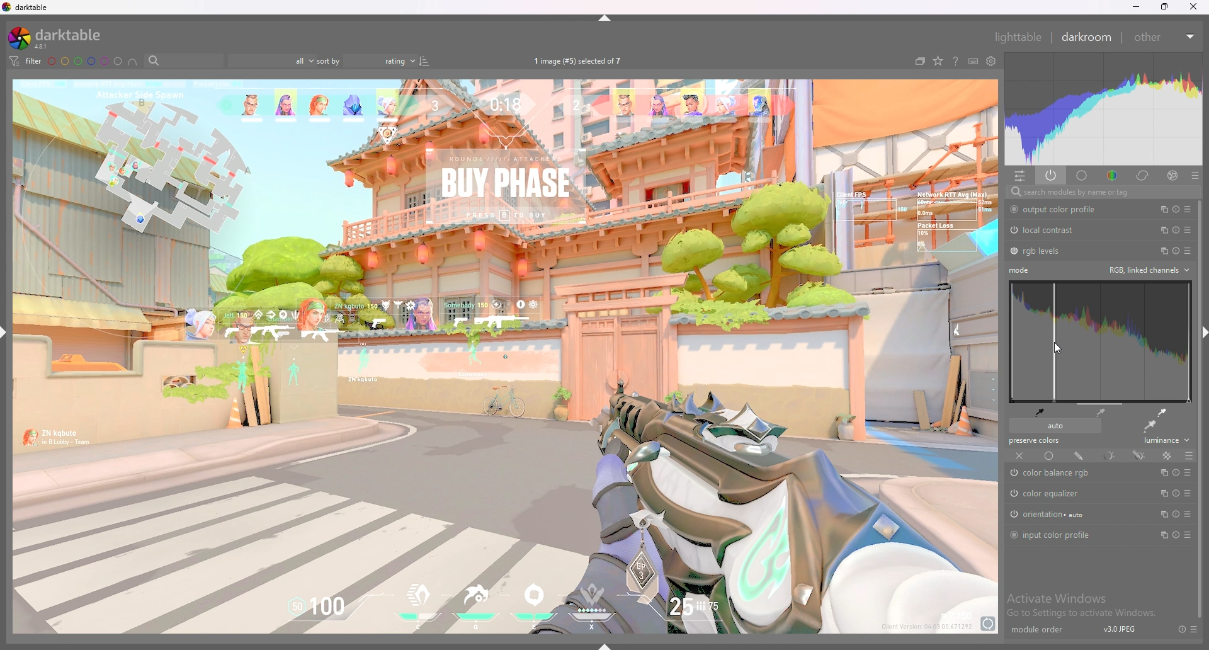 This screenshot has width=1209, height=650. What do you see at coordinates (8, 331) in the screenshot?
I see `hide` at bounding box center [8, 331].